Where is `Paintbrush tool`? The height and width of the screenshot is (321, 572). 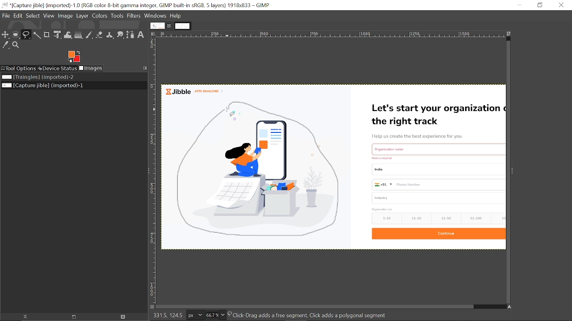 Paintbrush tool is located at coordinates (89, 35).